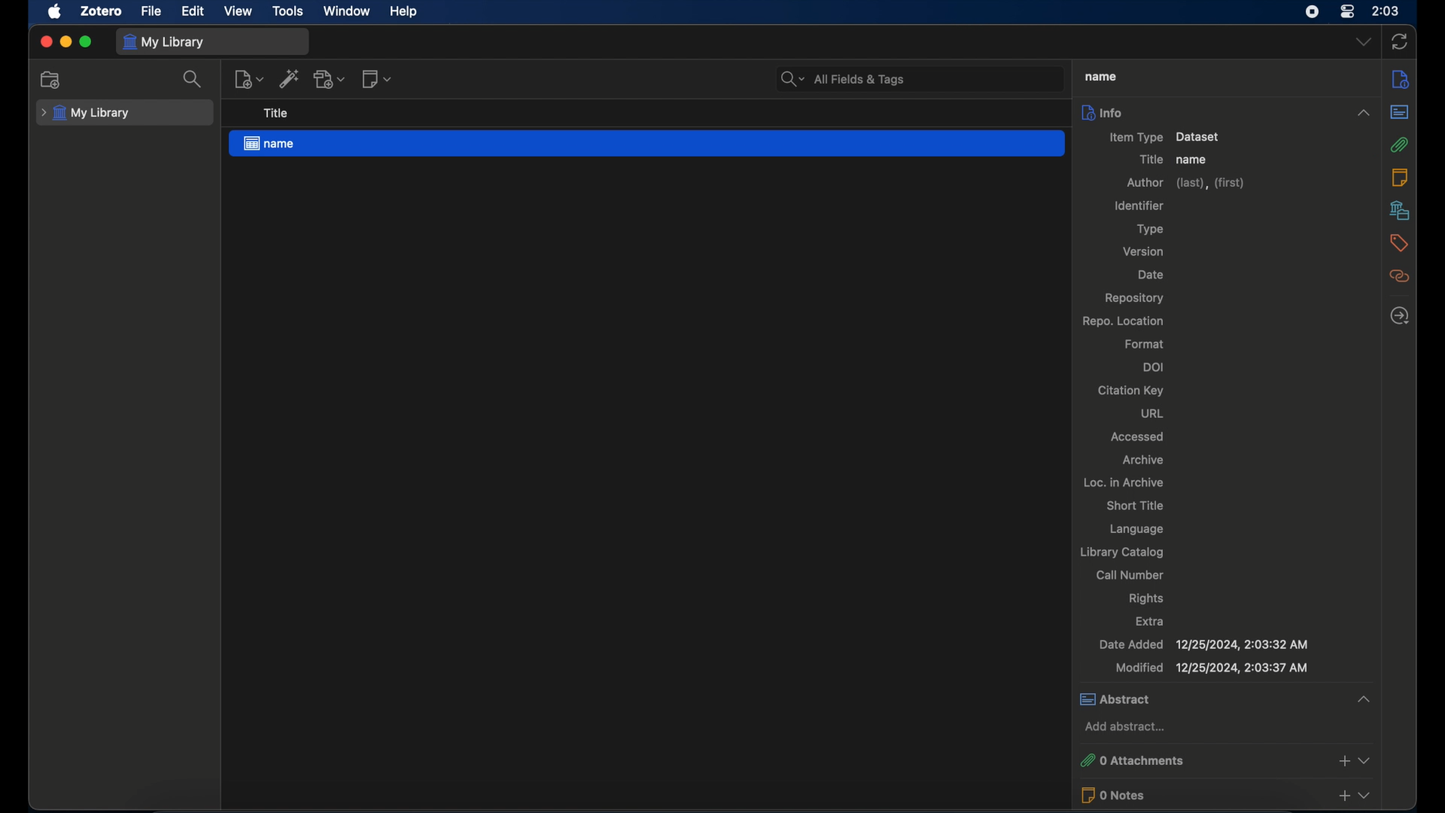 Image resolution: width=1445 pixels, height=813 pixels. What do you see at coordinates (1399, 42) in the screenshot?
I see `sync` at bounding box center [1399, 42].